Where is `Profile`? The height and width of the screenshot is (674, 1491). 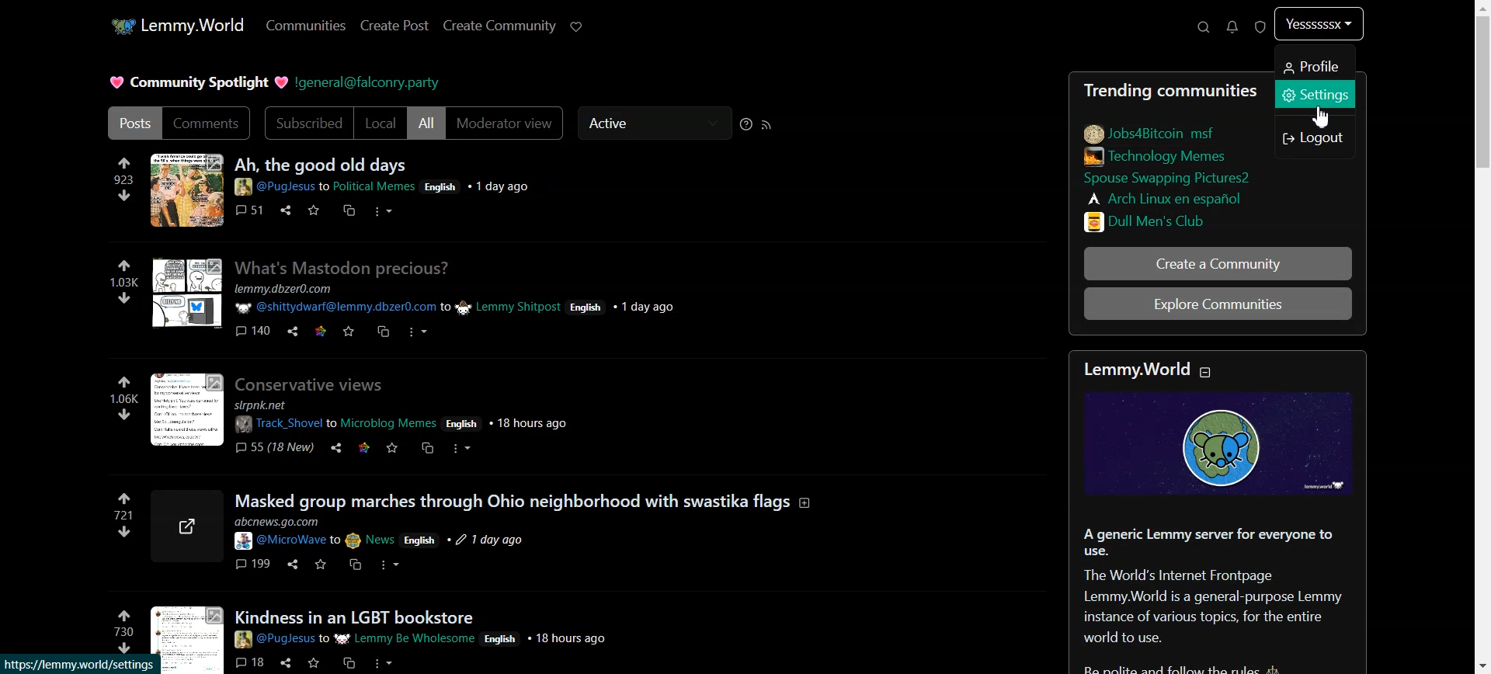 Profile is located at coordinates (1322, 26).